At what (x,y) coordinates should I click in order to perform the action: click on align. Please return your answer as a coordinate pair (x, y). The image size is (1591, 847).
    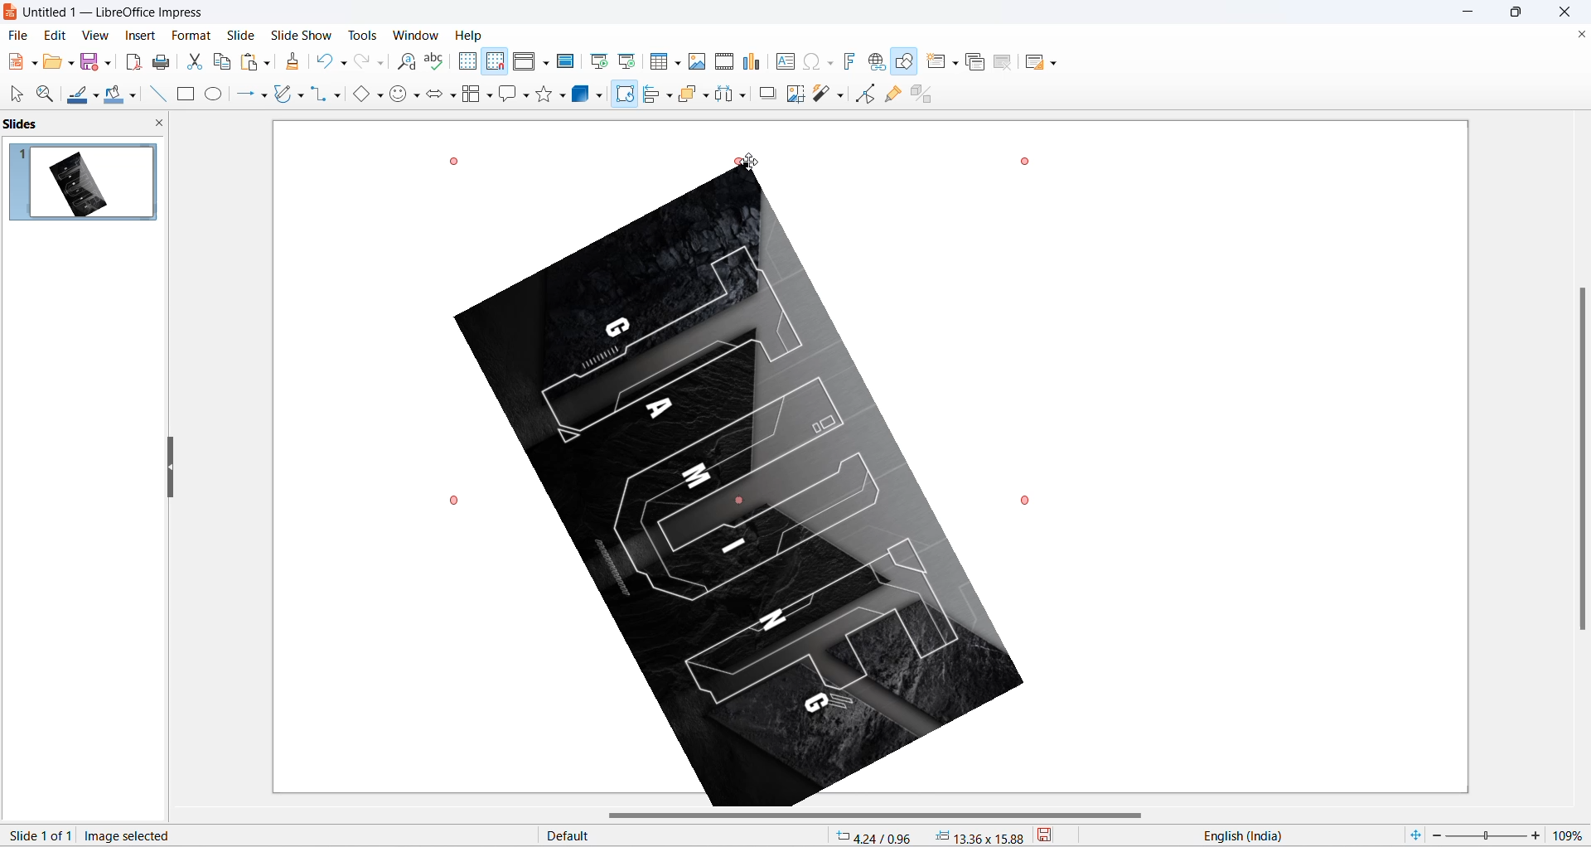
    Looking at the image, I should click on (653, 94).